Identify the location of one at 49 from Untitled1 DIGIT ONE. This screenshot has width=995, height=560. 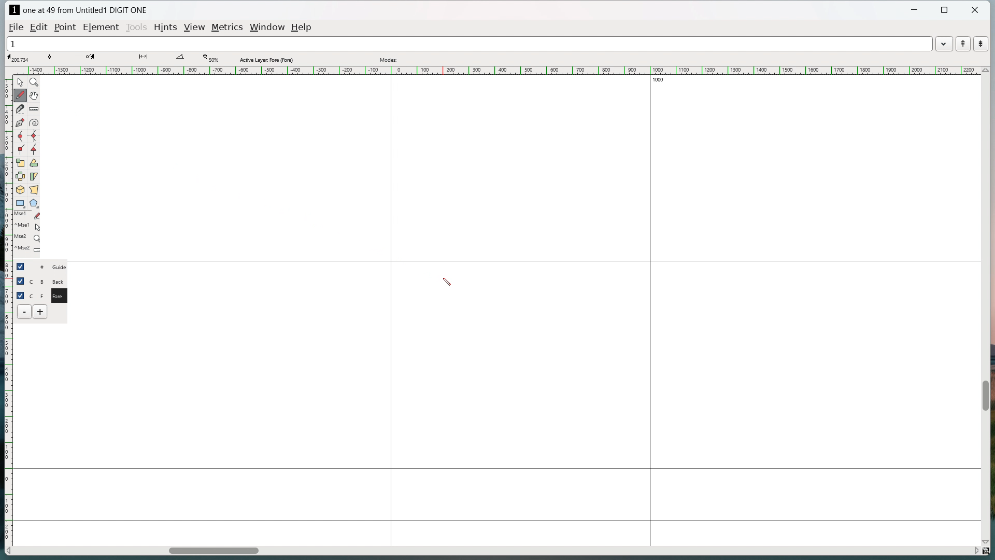
(86, 10).